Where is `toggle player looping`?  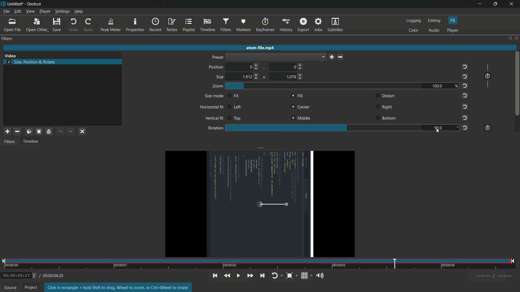
toggle player looping is located at coordinates (277, 276).